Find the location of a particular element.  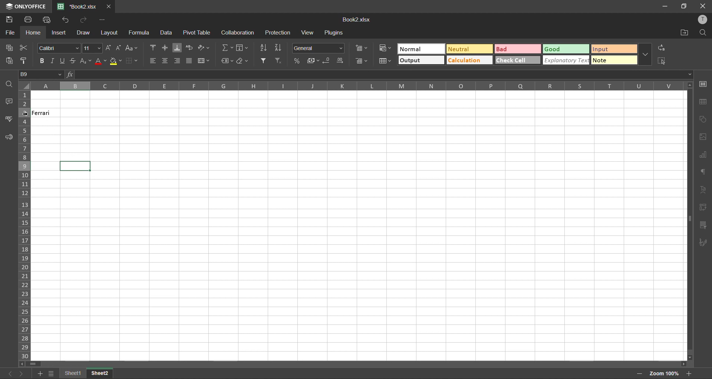

align right is located at coordinates (179, 61).